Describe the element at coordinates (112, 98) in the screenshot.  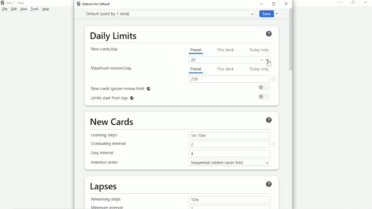
I see `Limits start from top` at that location.